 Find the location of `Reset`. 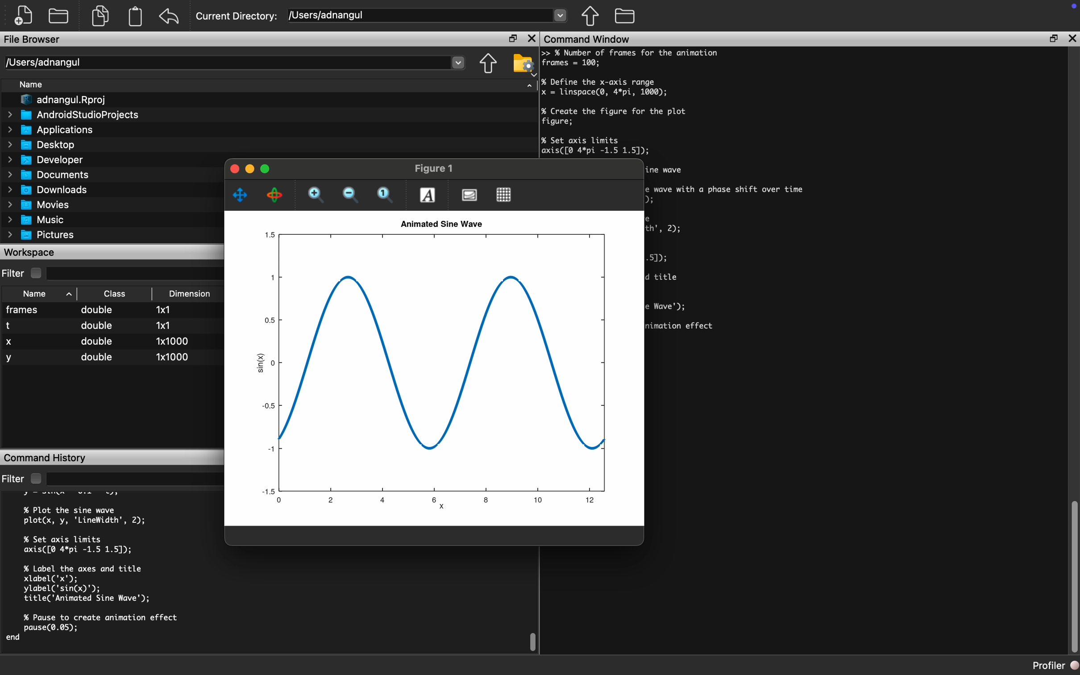

Reset is located at coordinates (169, 17).